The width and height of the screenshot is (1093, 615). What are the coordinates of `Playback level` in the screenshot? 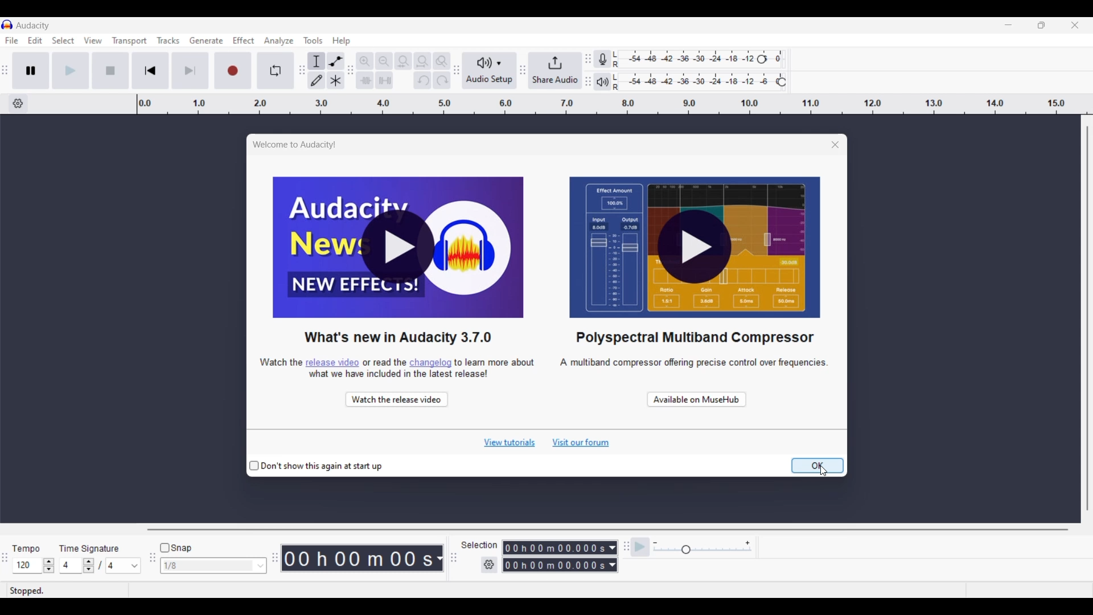 It's located at (702, 80).